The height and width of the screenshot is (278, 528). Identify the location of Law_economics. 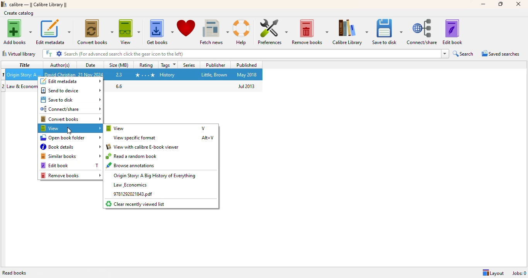
(129, 185).